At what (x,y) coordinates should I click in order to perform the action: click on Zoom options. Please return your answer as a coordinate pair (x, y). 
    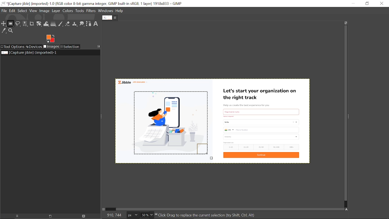
    Looking at the image, I should click on (152, 215).